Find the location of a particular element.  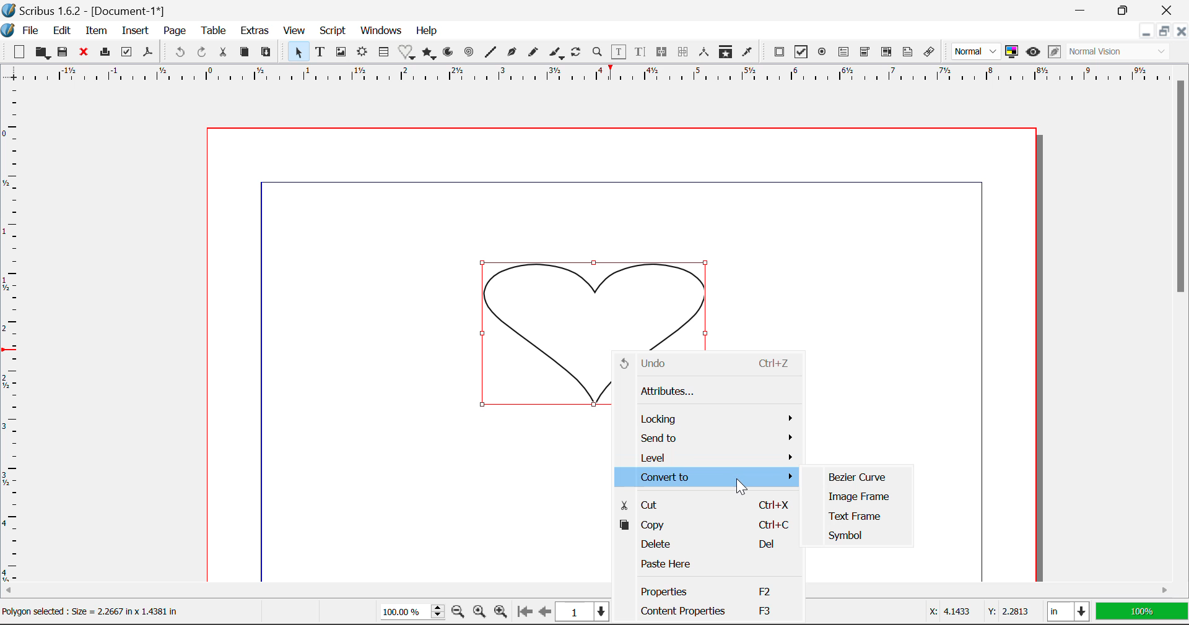

View is located at coordinates (295, 32).